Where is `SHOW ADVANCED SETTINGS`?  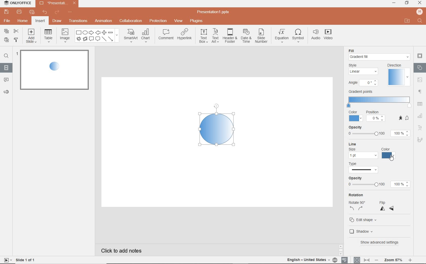
SHOW ADVANCED SETTINGS is located at coordinates (381, 242).